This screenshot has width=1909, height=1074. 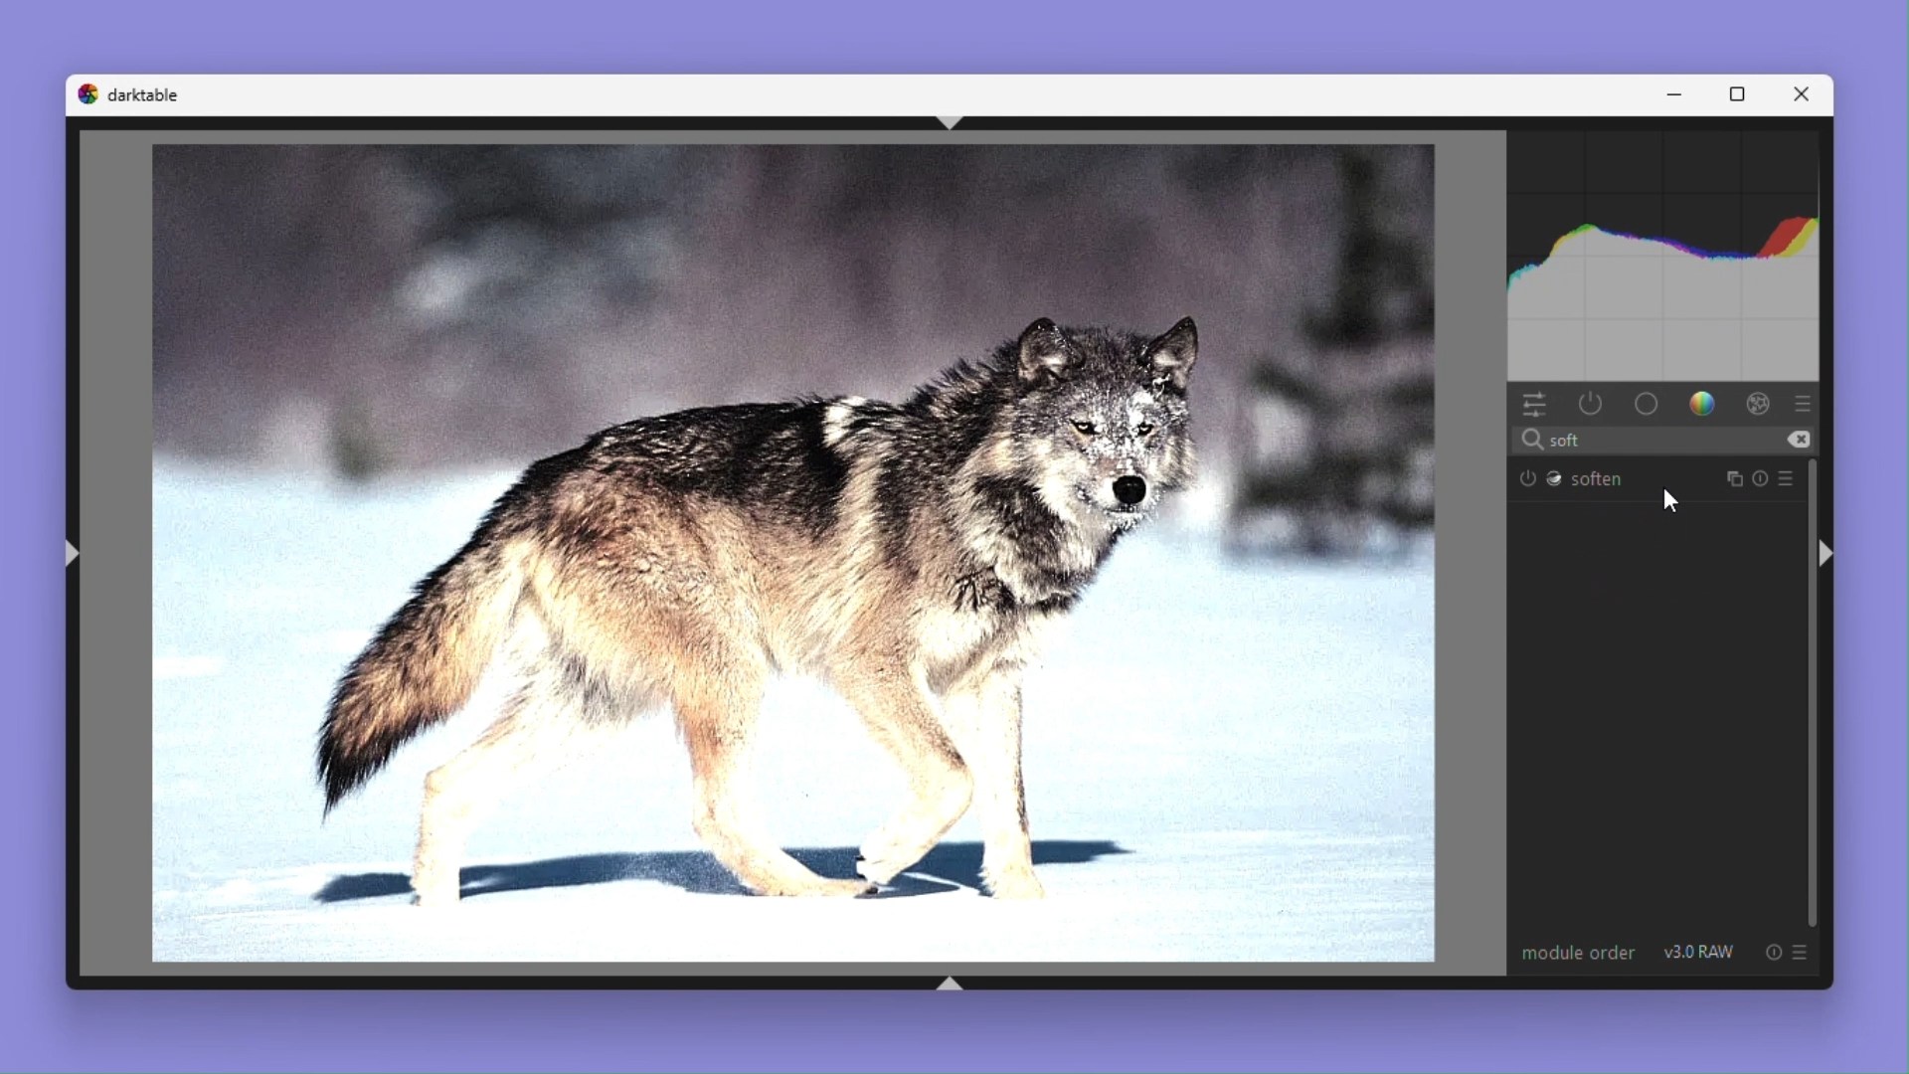 I want to click on Close , so click(x=1808, y=93).